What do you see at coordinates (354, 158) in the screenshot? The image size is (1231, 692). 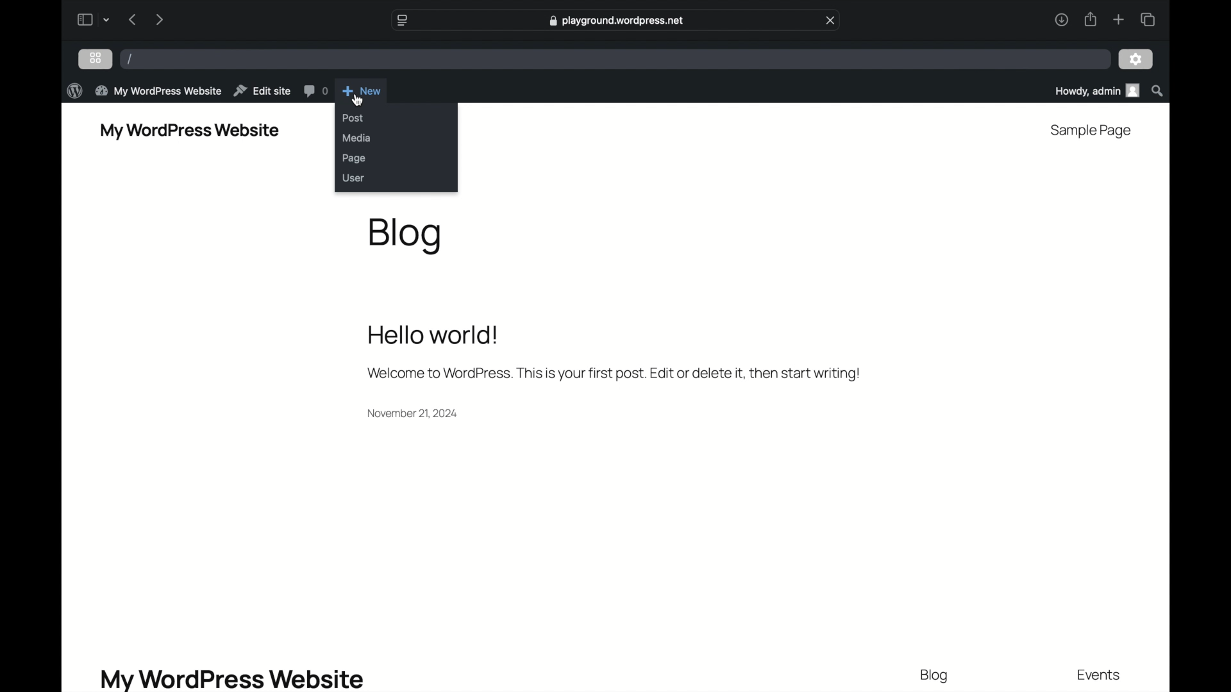 I see `page` at bounding box center [354, 158].